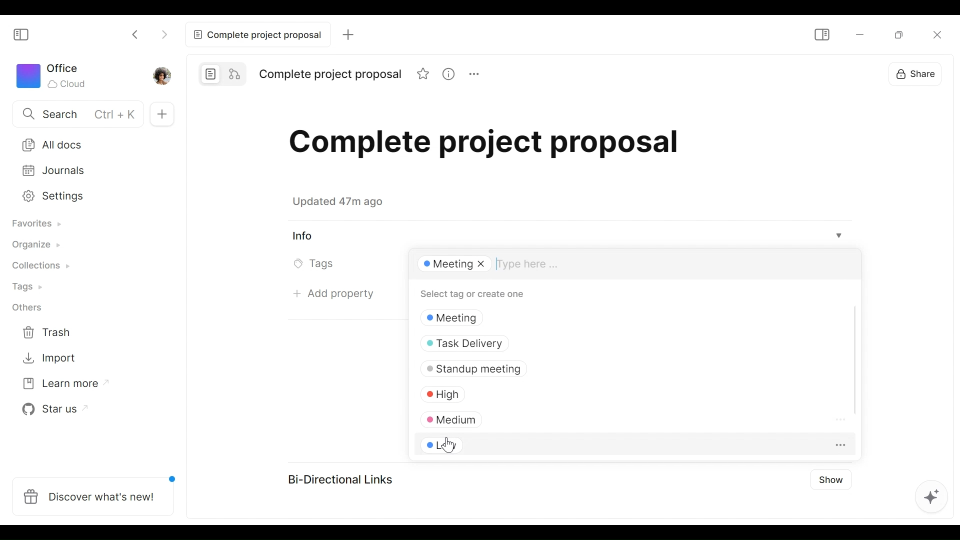  What do you see at coordinates (556, 368) in the screenshot?
I see `Standup meeting` at bounding box center [556, 368].